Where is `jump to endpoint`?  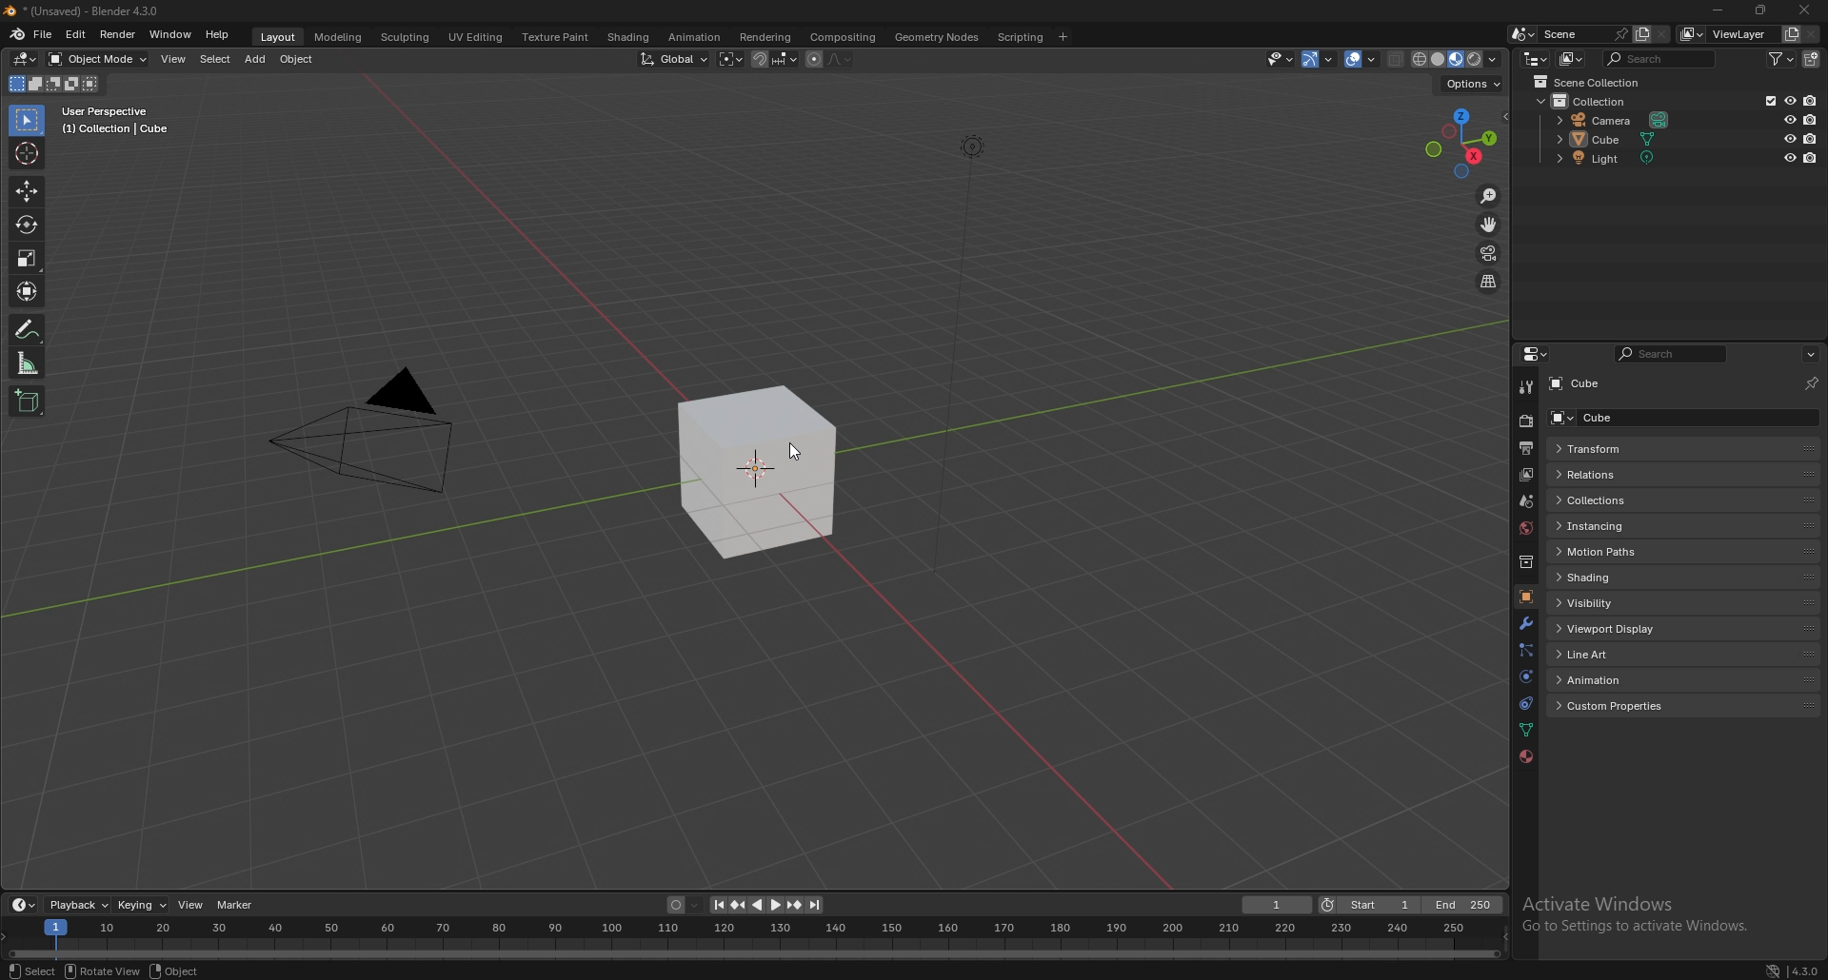
jump to endpoint is located at coordinates (817, 905).